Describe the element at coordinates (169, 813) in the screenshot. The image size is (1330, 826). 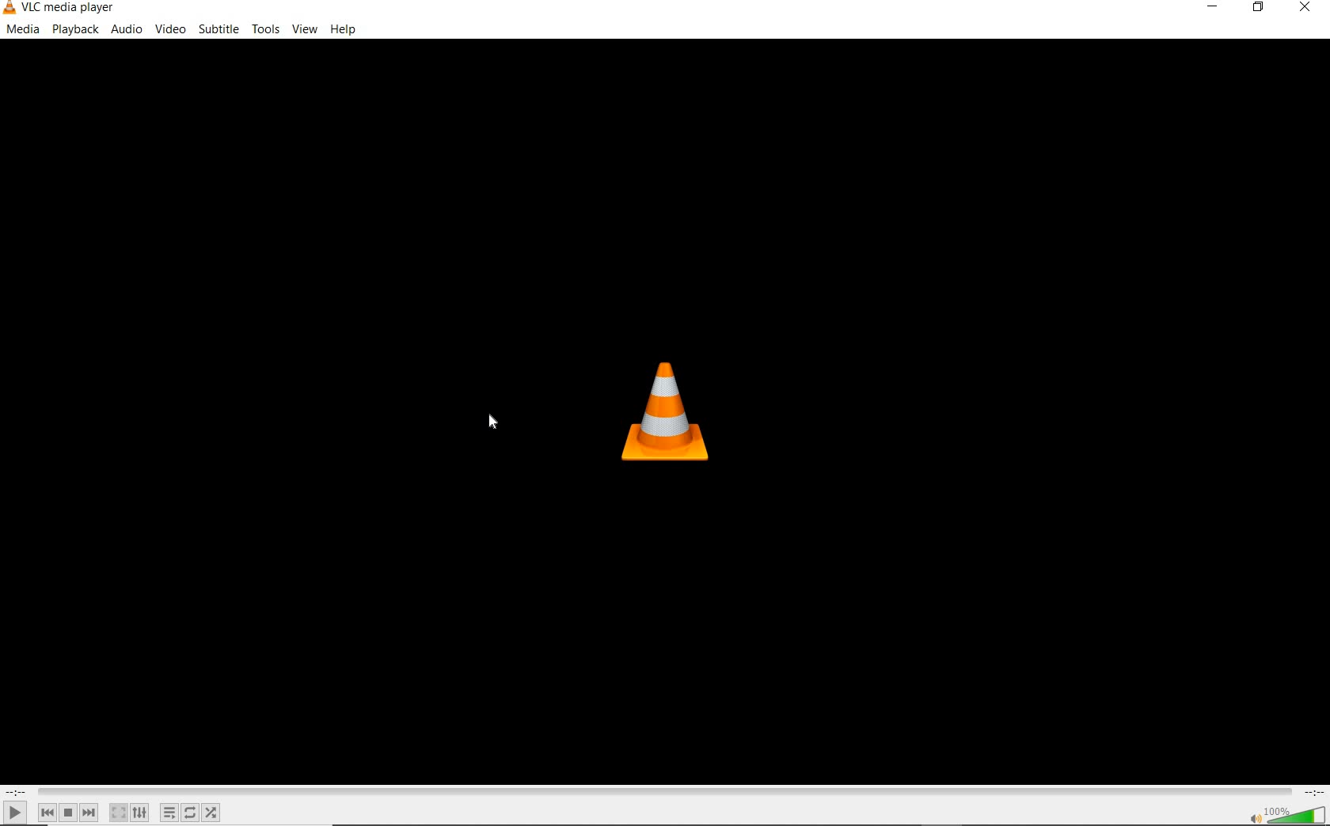
I see `toggle playlist` at that location.